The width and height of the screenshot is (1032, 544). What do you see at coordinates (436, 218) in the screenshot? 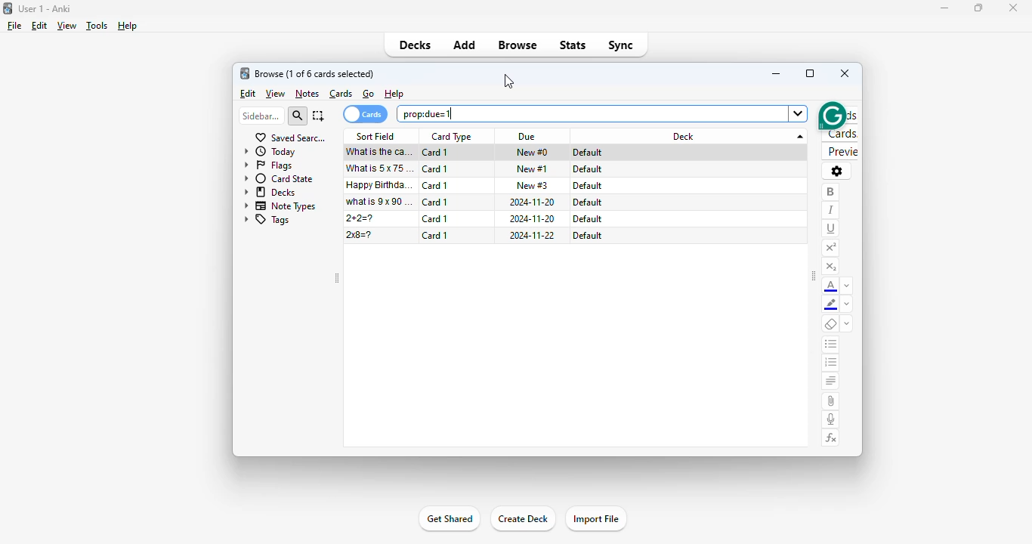
I see `card 1` at bounding box center [436, 218].